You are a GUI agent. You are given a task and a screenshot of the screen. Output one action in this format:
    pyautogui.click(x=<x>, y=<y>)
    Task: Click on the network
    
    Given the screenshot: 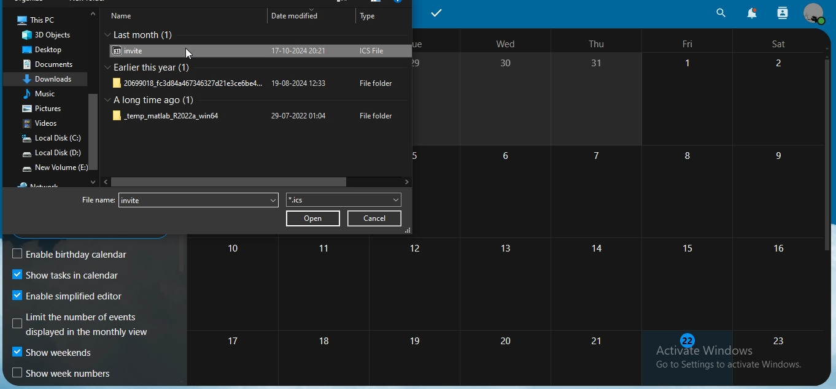 What is the action you would take?
    pyautogui.click(x=44, y=183)
    